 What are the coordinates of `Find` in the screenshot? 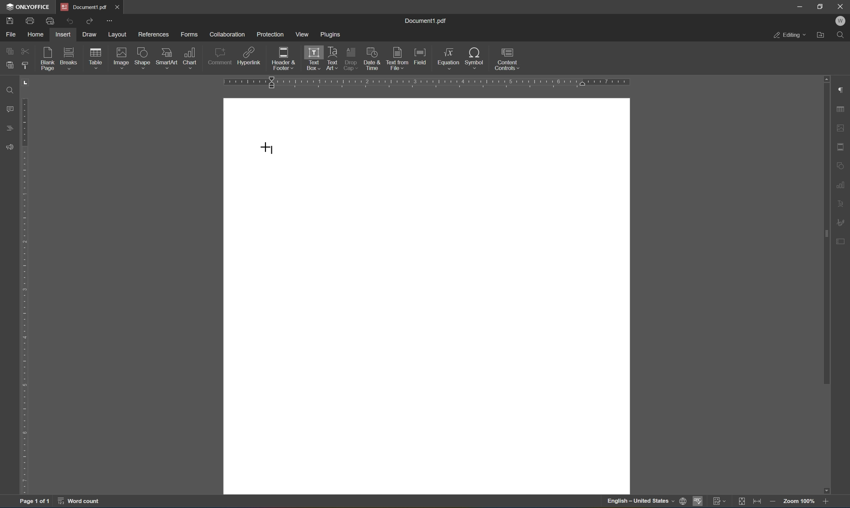 It's located at (11, 91).